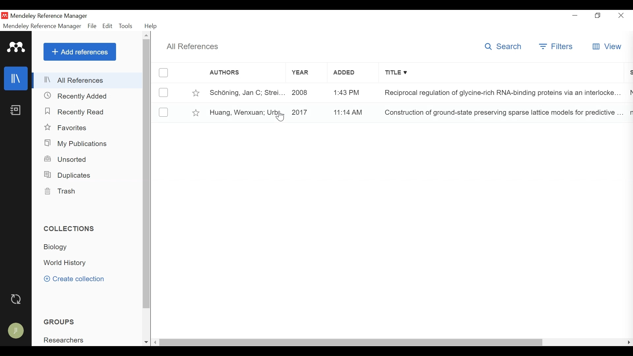  I want to click on Year, so click(305, 112).